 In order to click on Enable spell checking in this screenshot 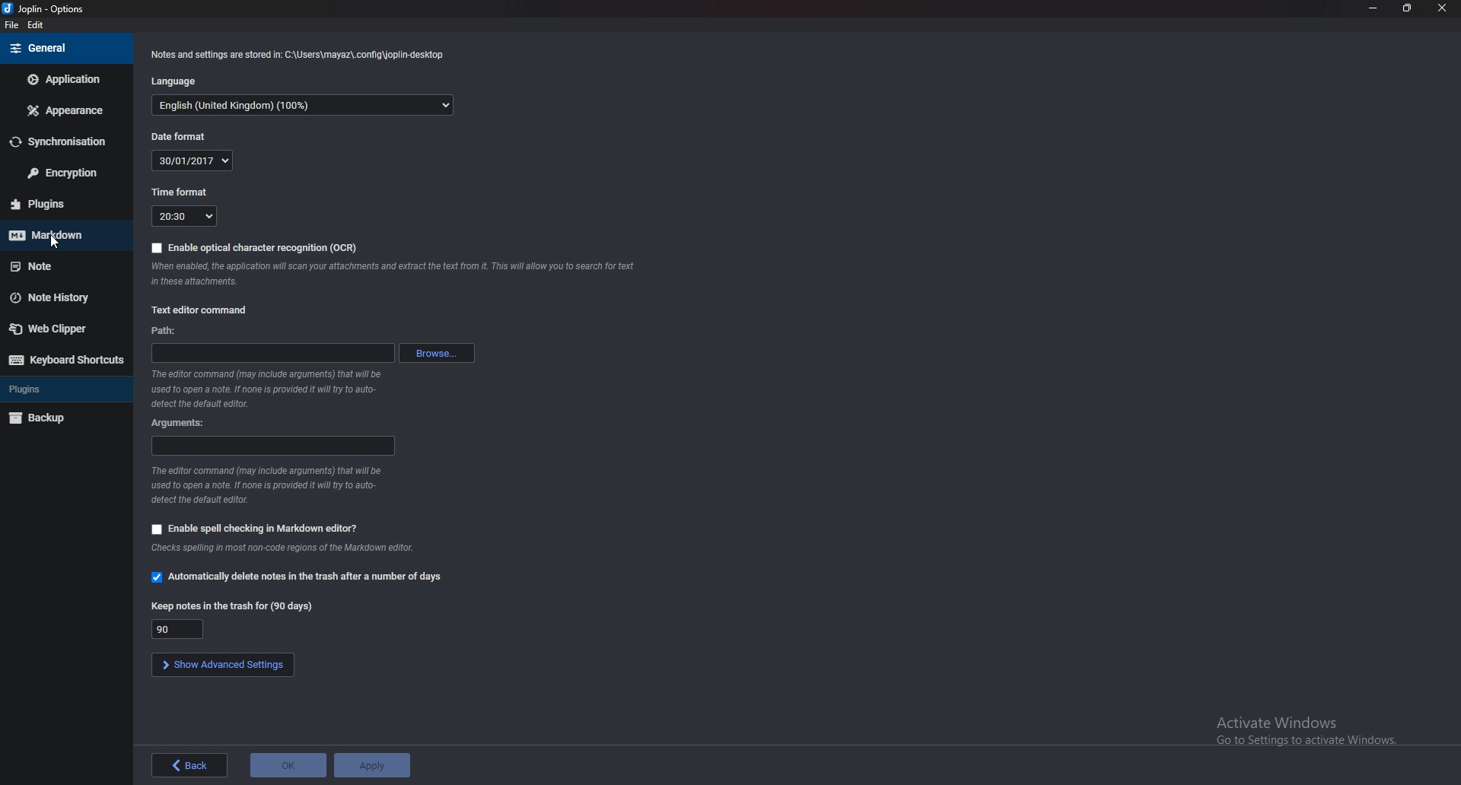, I will do `click(254, 529)`.